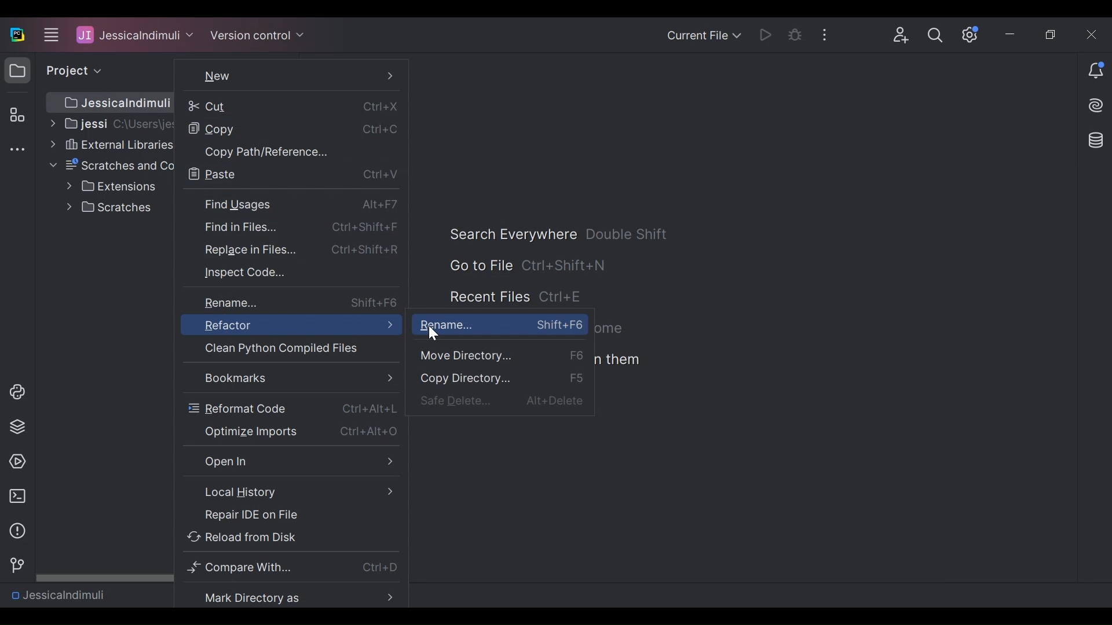 The height and width of the screenshot is (625, 1112). Describe the element at coordinates (618, 360) in the screenshot. I see `Drop Files here to open them` at that location.